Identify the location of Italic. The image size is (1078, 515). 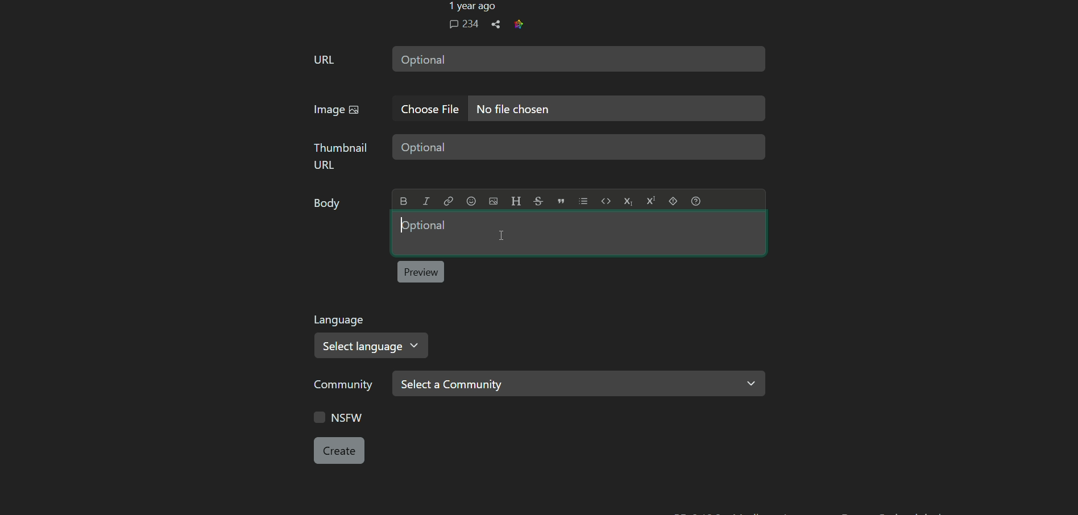
(426, 201).